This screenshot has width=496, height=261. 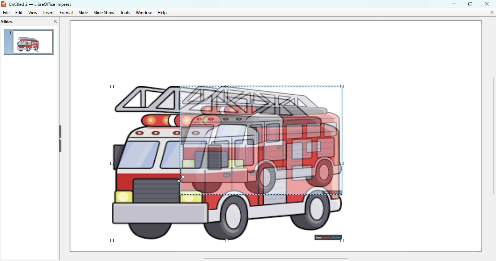 I want to click on close, so click(x=487, y=3).